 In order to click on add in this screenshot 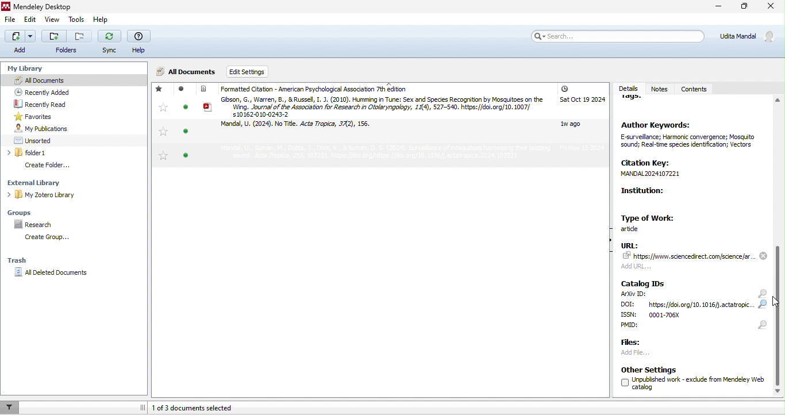, I will do `click(20, 41)`.